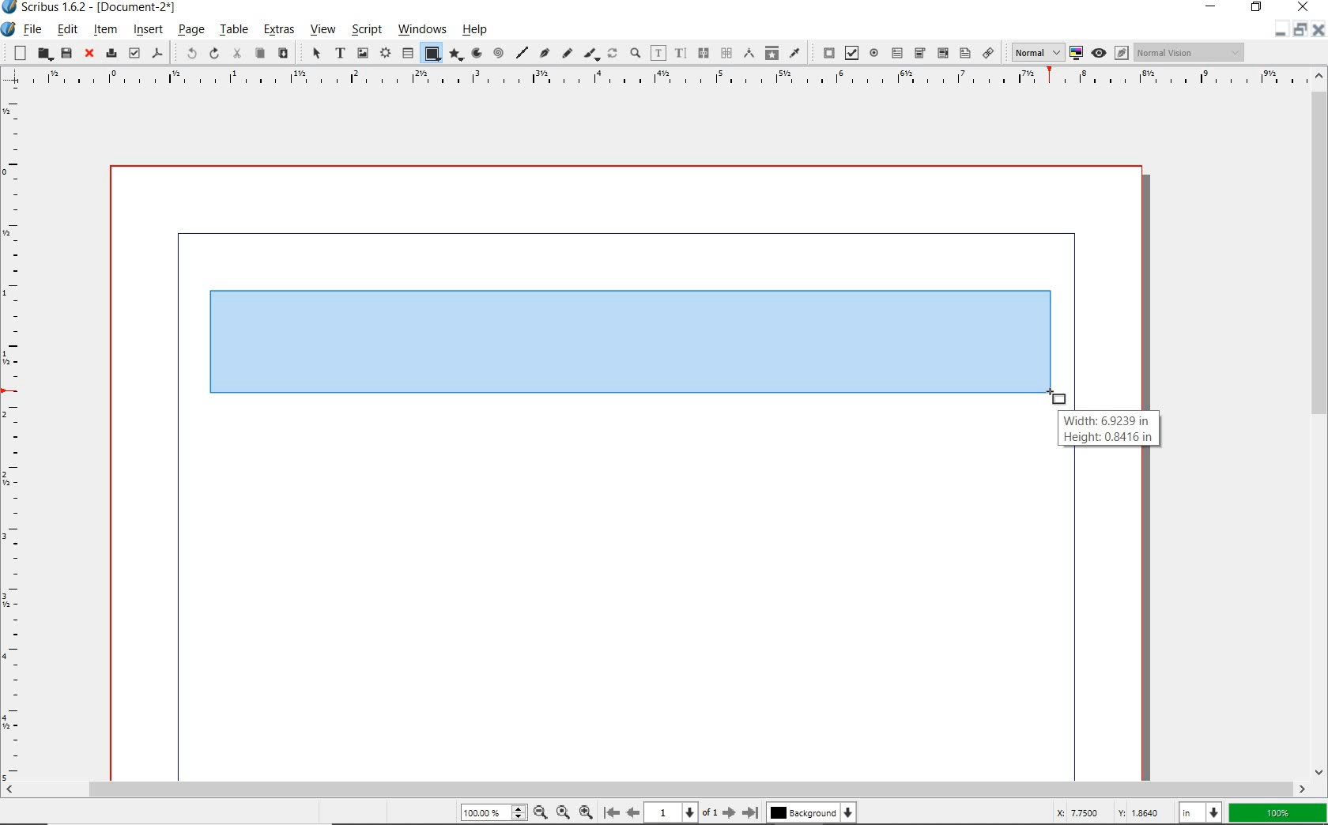 The height and width of the screenshot is (825, 1328). I want to click on cut, so click(236, 54).